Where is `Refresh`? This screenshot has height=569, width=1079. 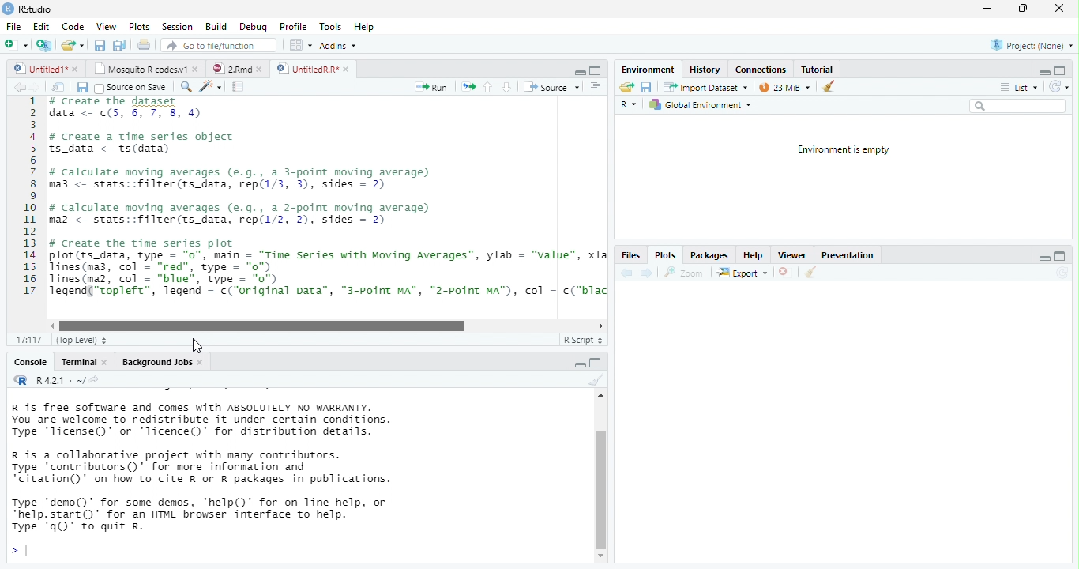 Refresh is located at coordinates (1062, 273).